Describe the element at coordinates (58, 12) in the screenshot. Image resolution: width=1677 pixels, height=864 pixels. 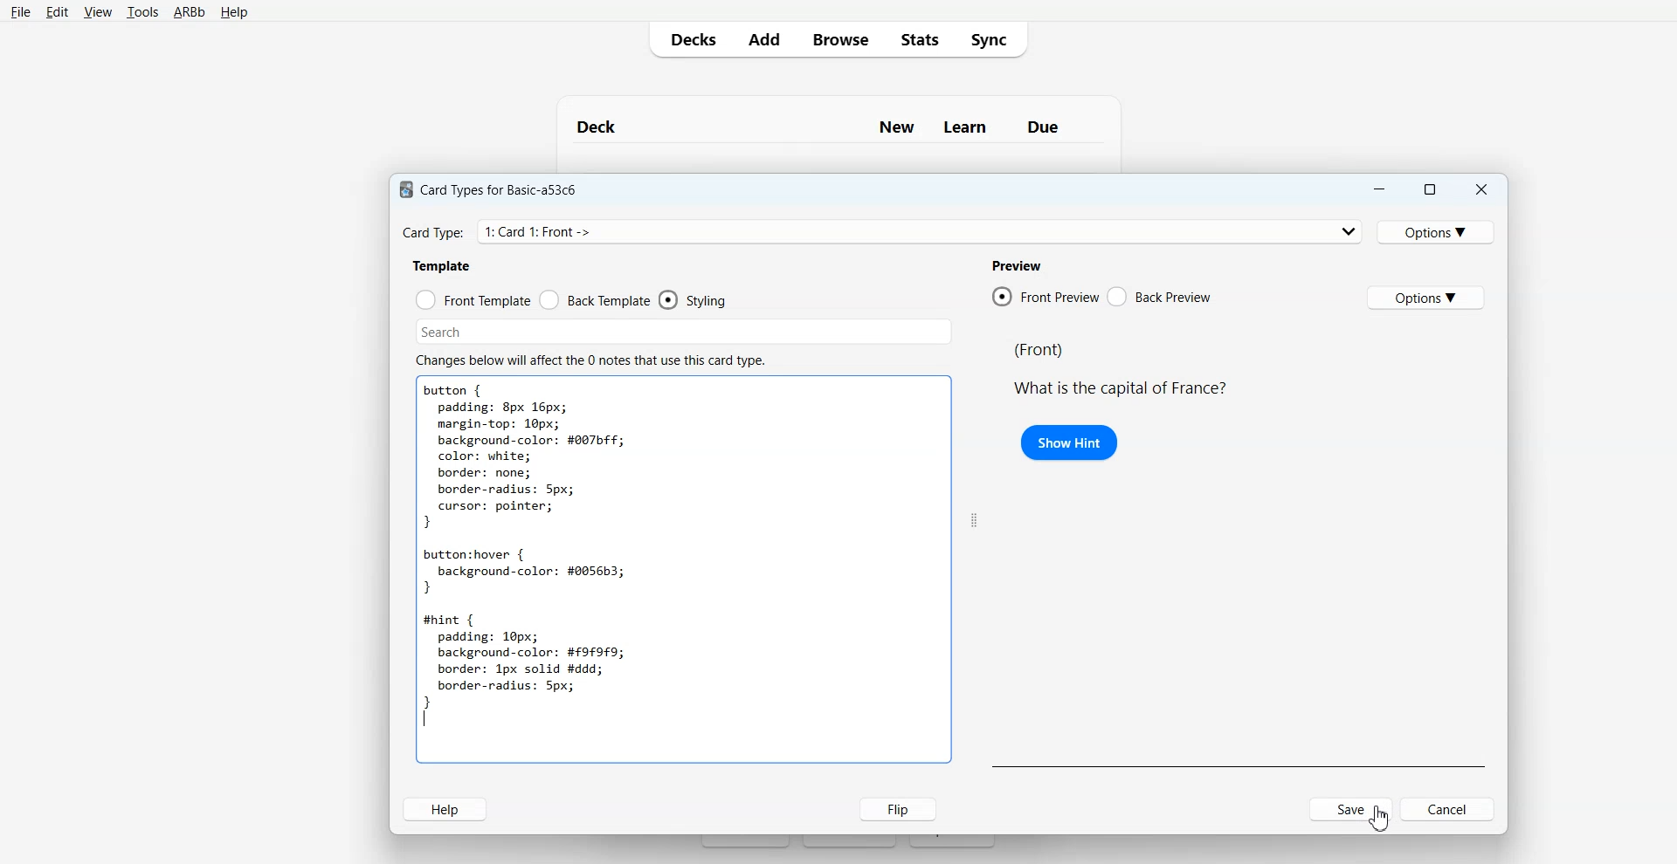
I see `Edit` at that location.